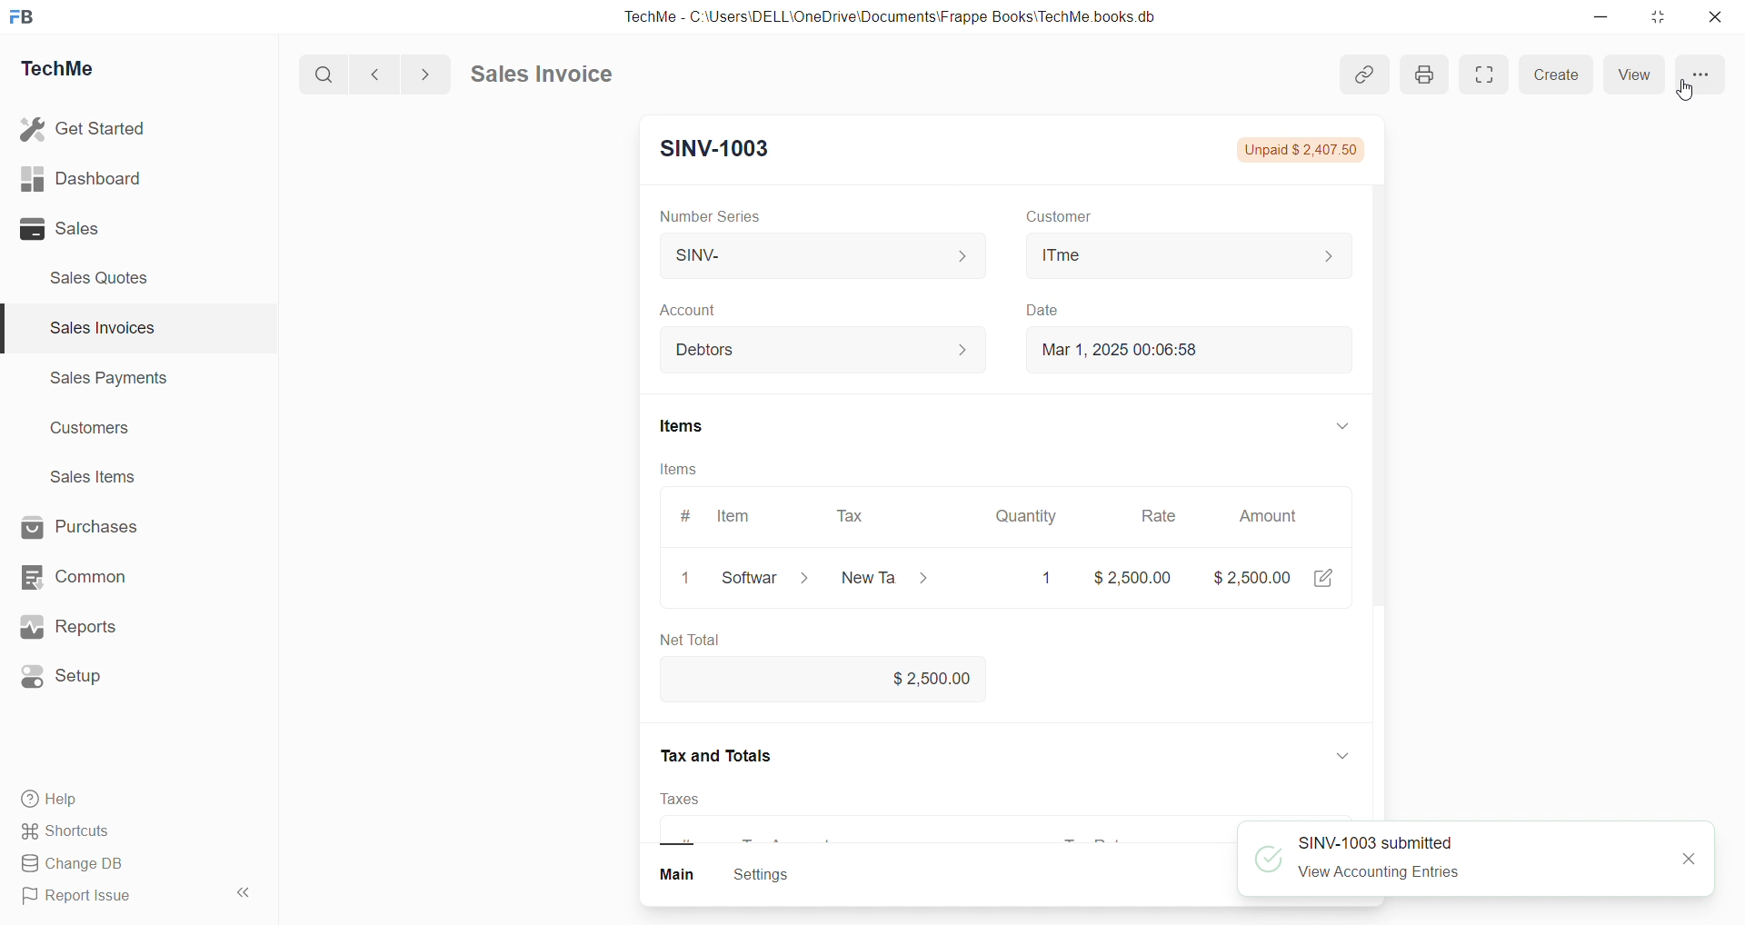 The height and width of the screenshot is (925, 1745). I want to click on print, so click(1426, 71).